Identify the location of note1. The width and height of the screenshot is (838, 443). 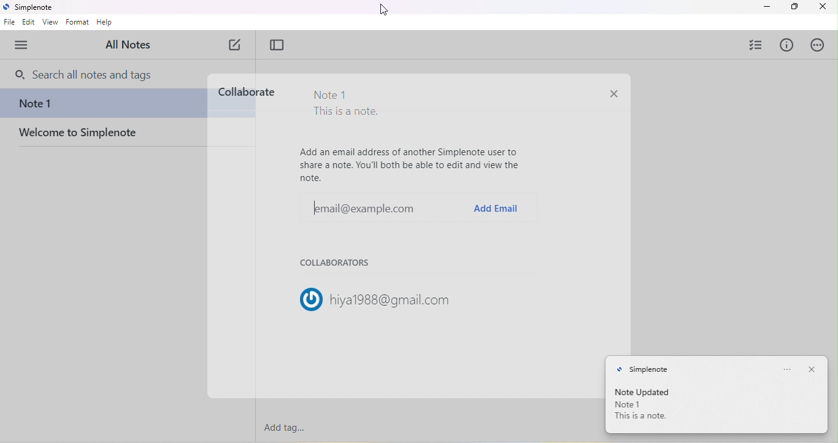
(629, 405).